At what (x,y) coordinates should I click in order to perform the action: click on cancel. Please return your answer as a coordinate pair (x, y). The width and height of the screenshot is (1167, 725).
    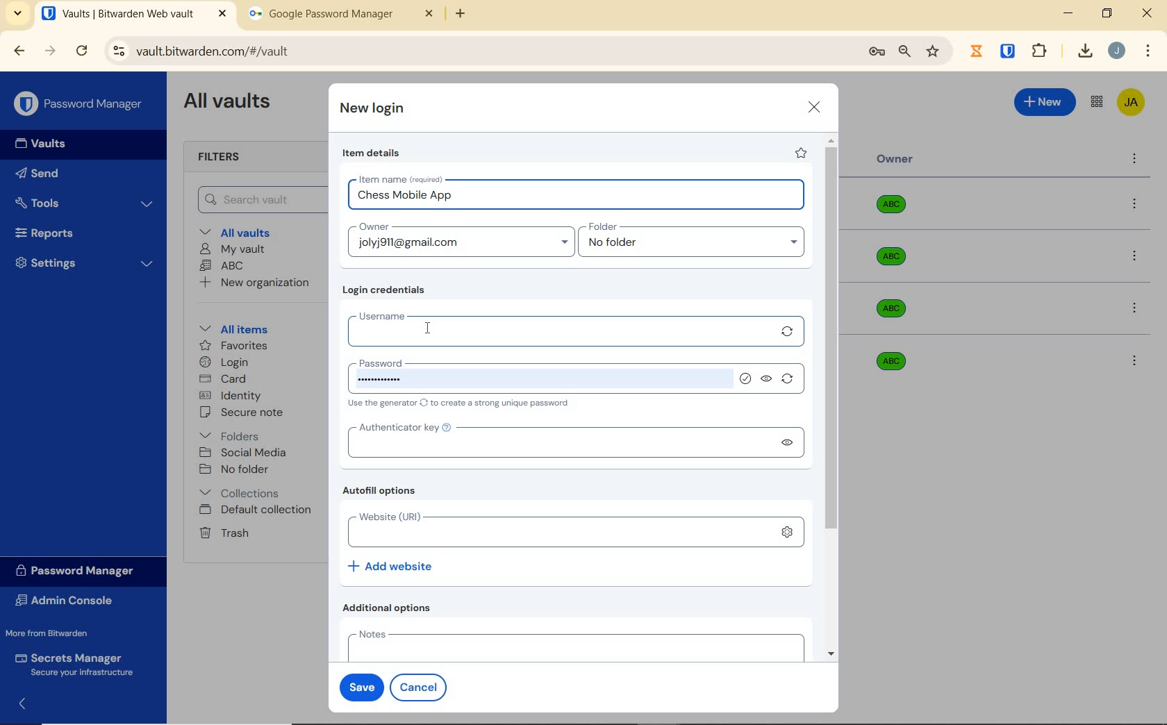
    Looking at the image, I should click on (421, 687).